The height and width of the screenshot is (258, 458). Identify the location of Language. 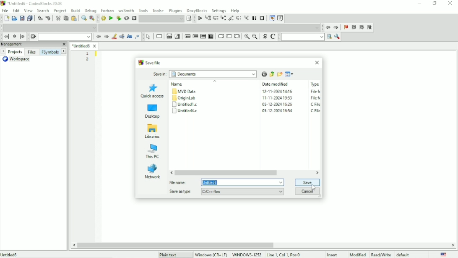
(444, 254).